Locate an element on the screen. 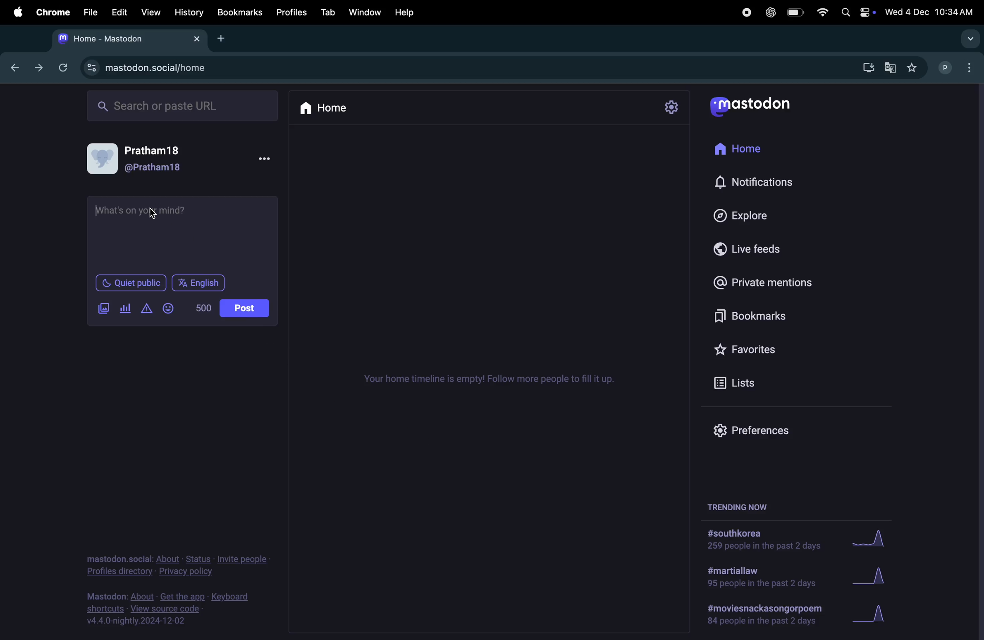 This screenshot has width=984, height=640. prefrences is located at coordinates (748, 431).